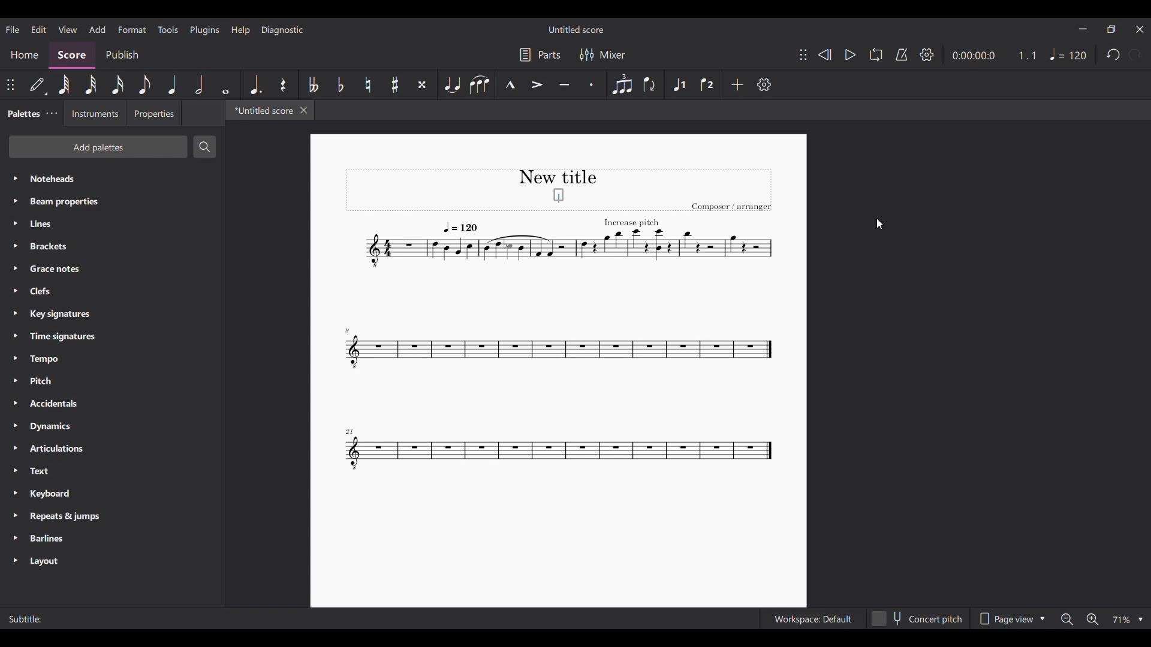  Describe the element at coordinates (803, 55) in the screenshot. I see `Change position` at that location.